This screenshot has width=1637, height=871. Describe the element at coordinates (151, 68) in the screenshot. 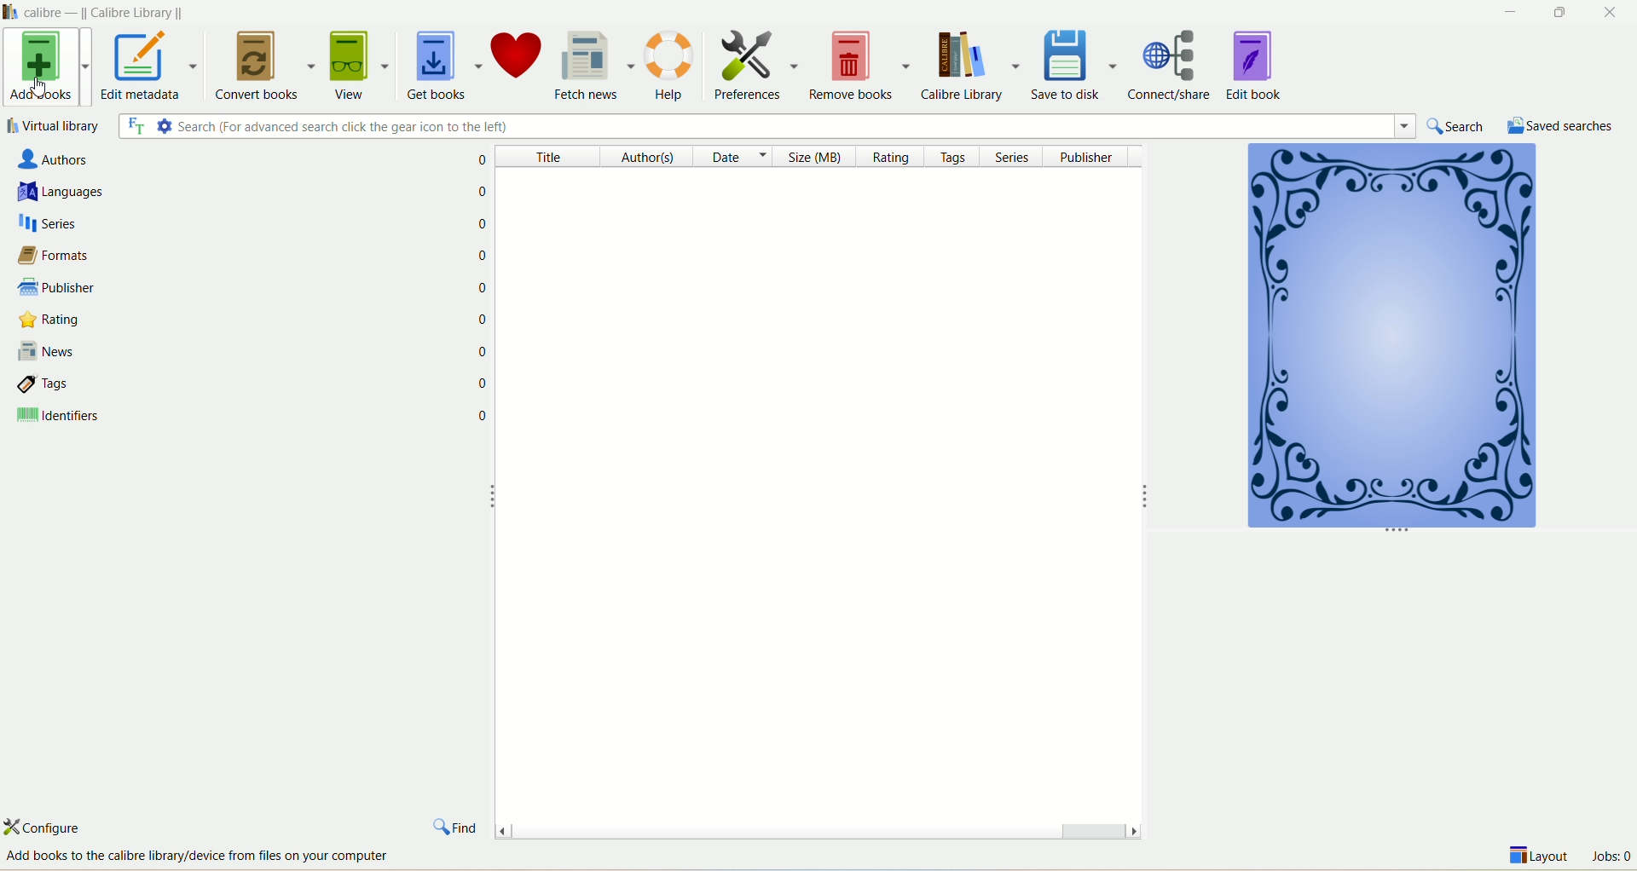

I see `edit metadata` at that location.